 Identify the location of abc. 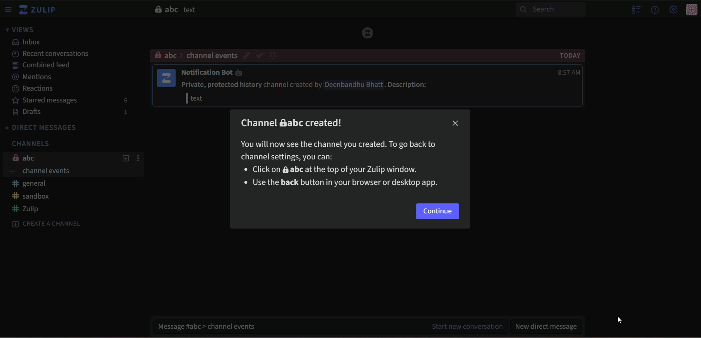
(165, 56).